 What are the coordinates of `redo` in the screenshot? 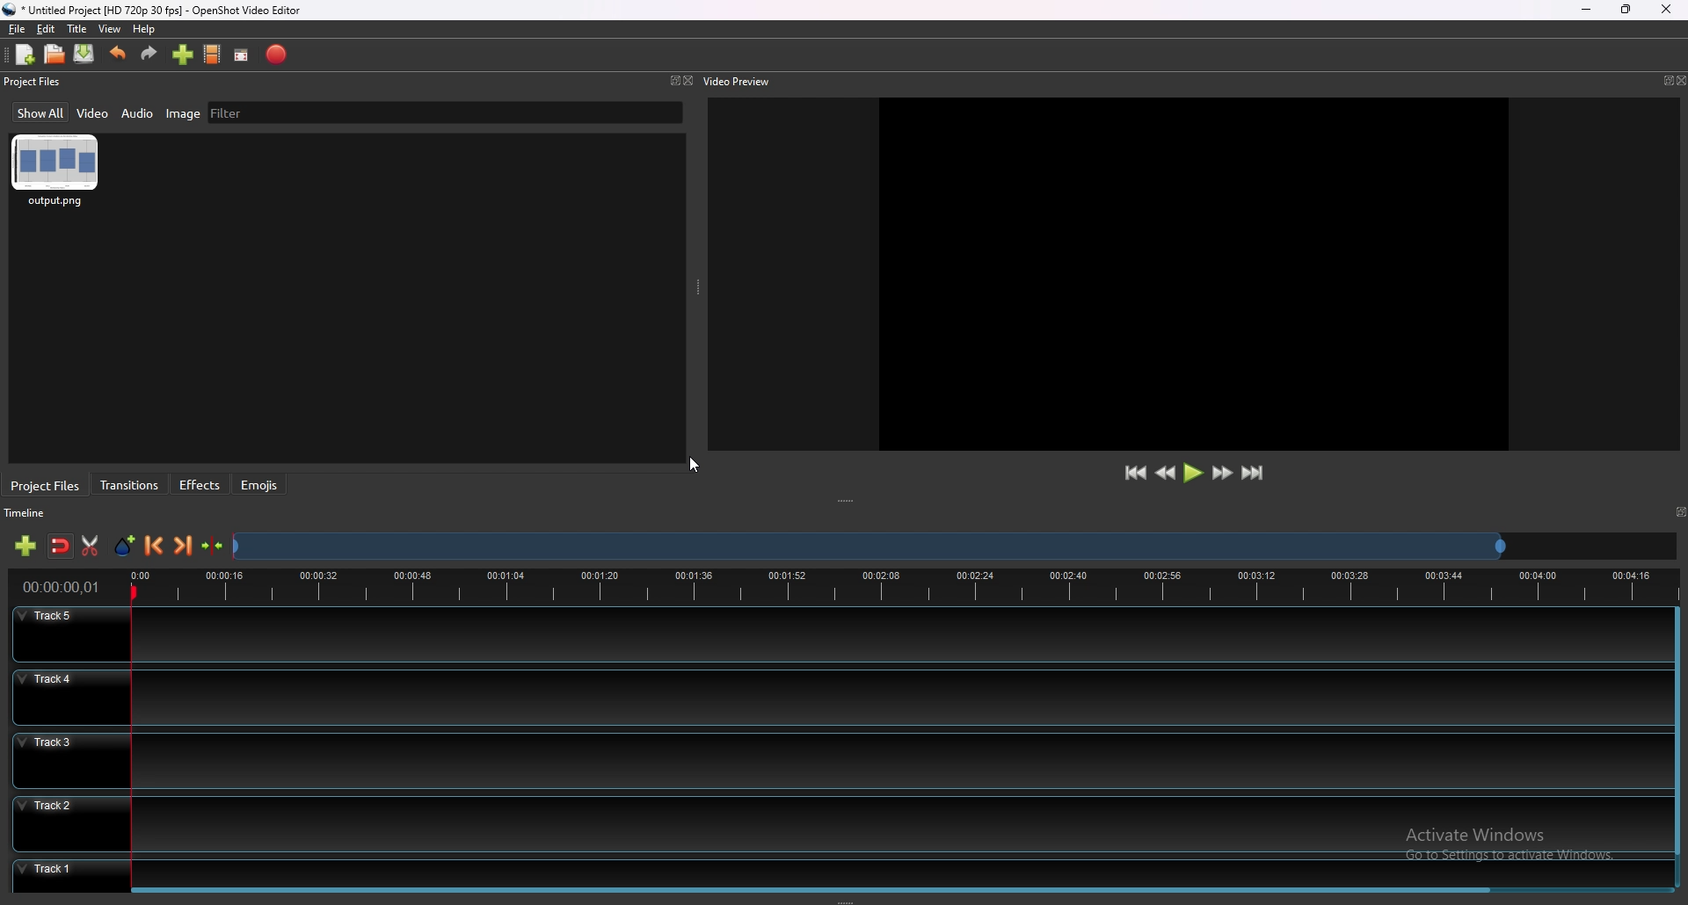 It's located at (149, 54).